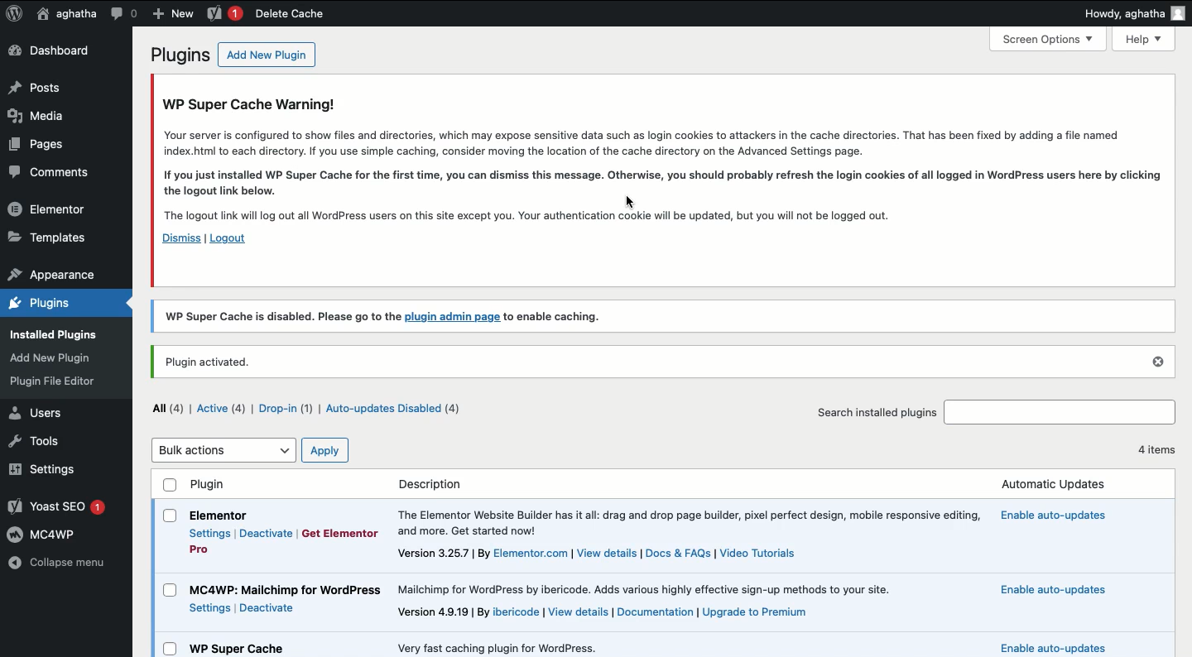 The width and height of the screenshot is (1192, 657). I want to click on Enable auto updates, so click(1065, 515).